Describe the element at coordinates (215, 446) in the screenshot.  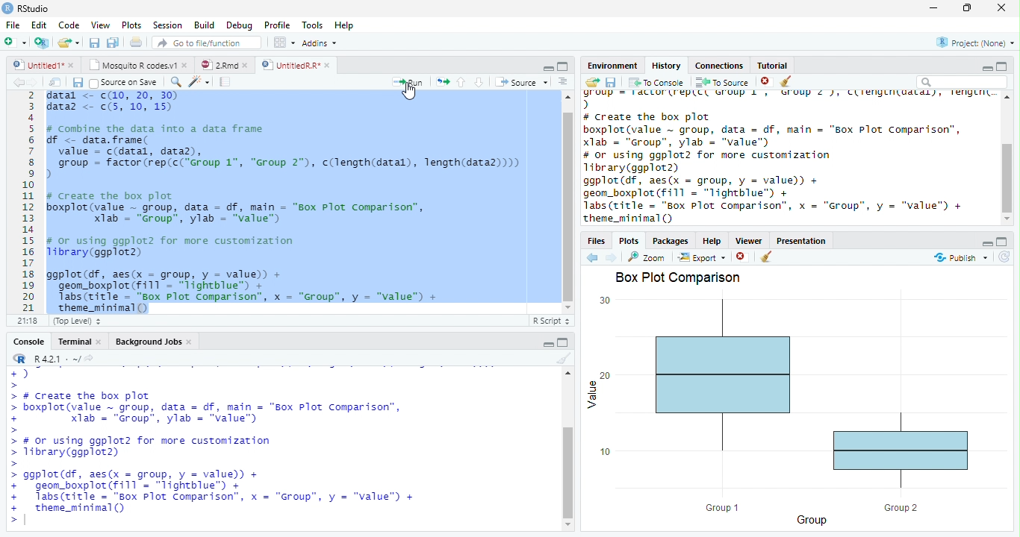
I see `+)

>

> # create the box plot

> boxplot(value ~ group, data = df, main = “Box Plot Comparison”,
+ X1ab = "Group", ylab = "Value"

>

> # or using ggplot2 for more customization

> library(ggpiot2)

>

> ggplot(df, aes(x = group, y = value)) +

+ geom_boxplot(fill = “lightblue) +

+ Tabs(ritle = "Box Plot Comparison”, x = “Group”, y = "value") +
+ theme_minimal()

> 1` at that location.